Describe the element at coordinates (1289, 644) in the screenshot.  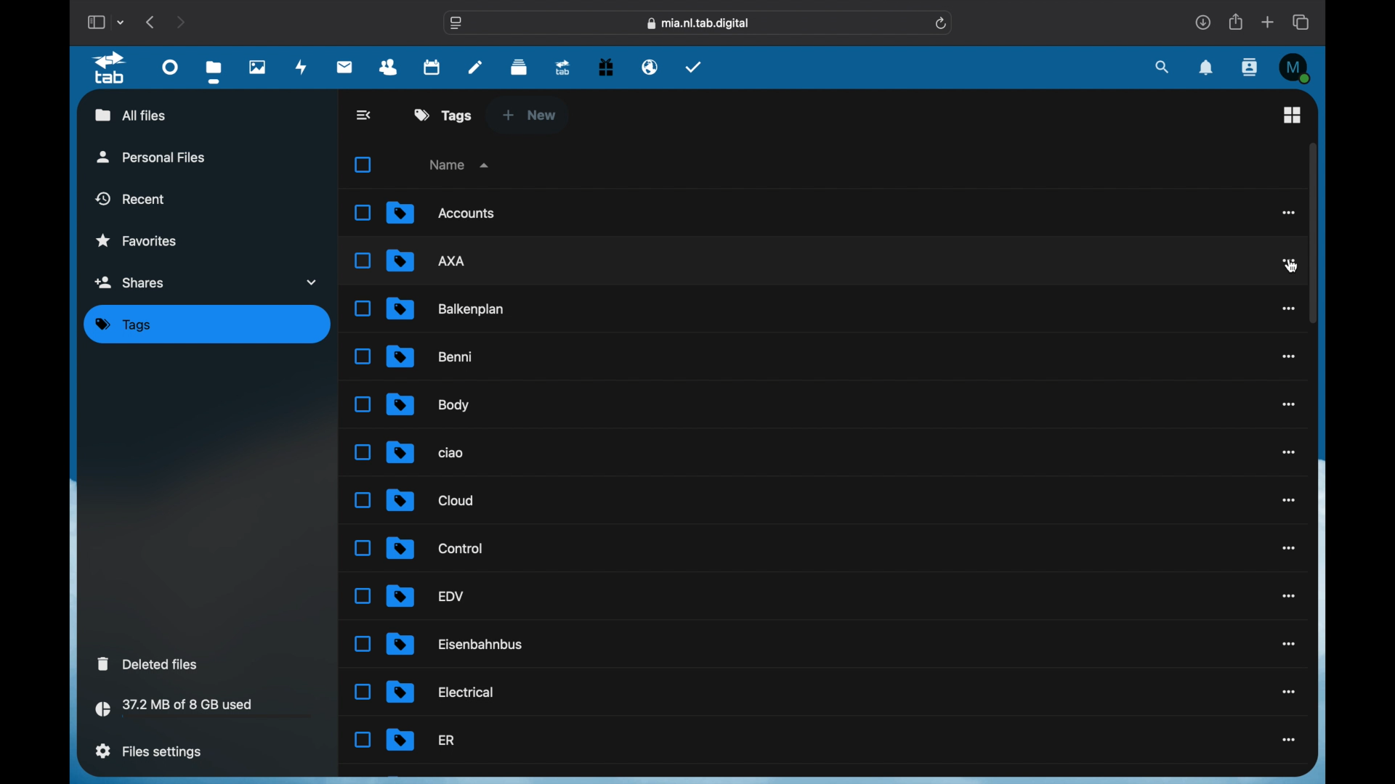
I see `more options` at that location.